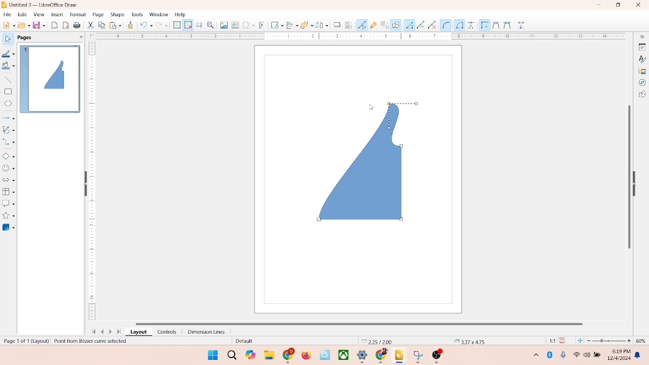  What do you see at coordinates (349, 25) in the screenshot?
I see `crop image` at bounding box center [349, 25].